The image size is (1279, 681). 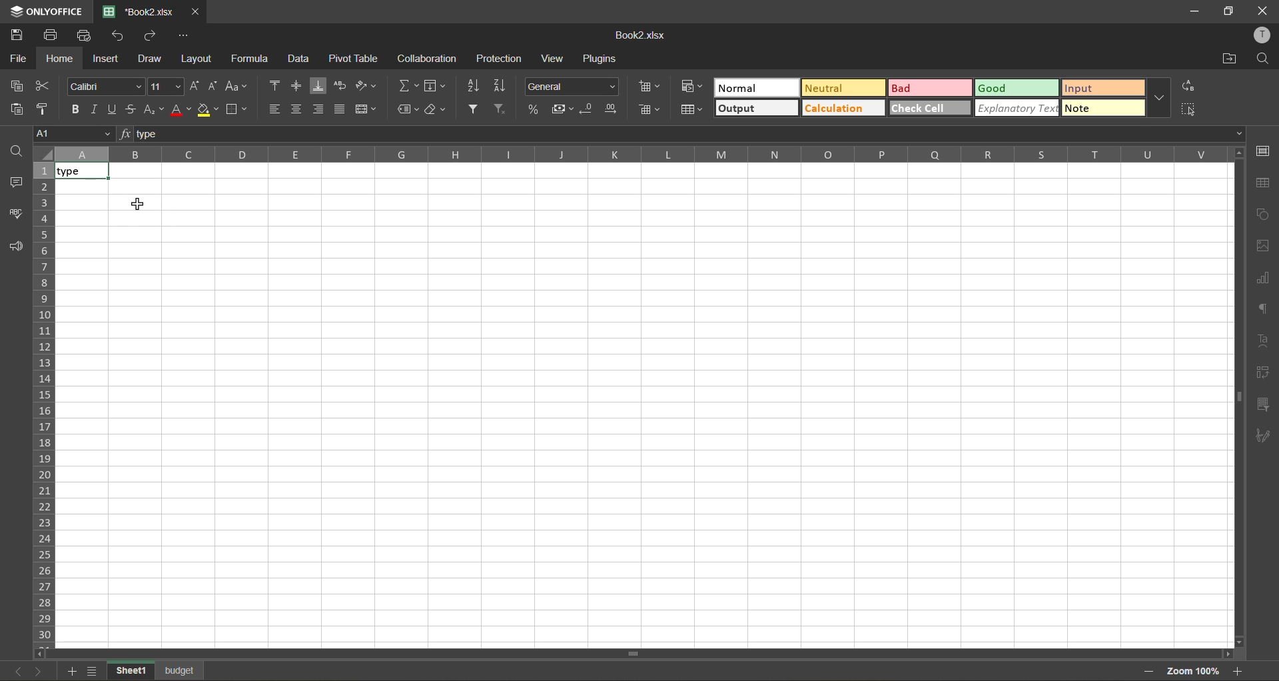 I want to click on copy style, so click(x=45, y=109).